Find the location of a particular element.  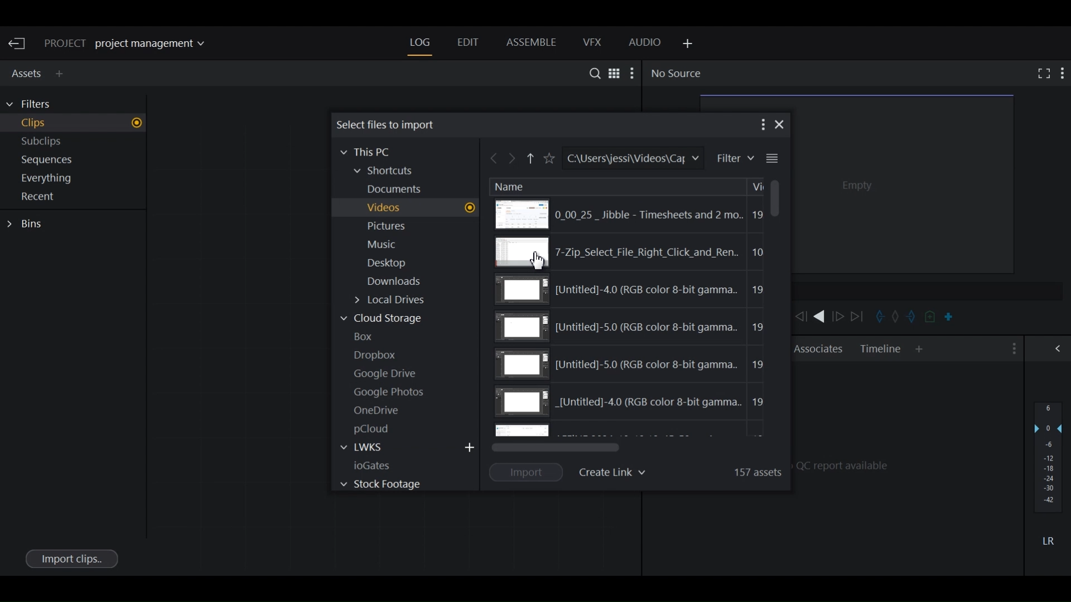

LWKS is located at coordinates (371, 448).